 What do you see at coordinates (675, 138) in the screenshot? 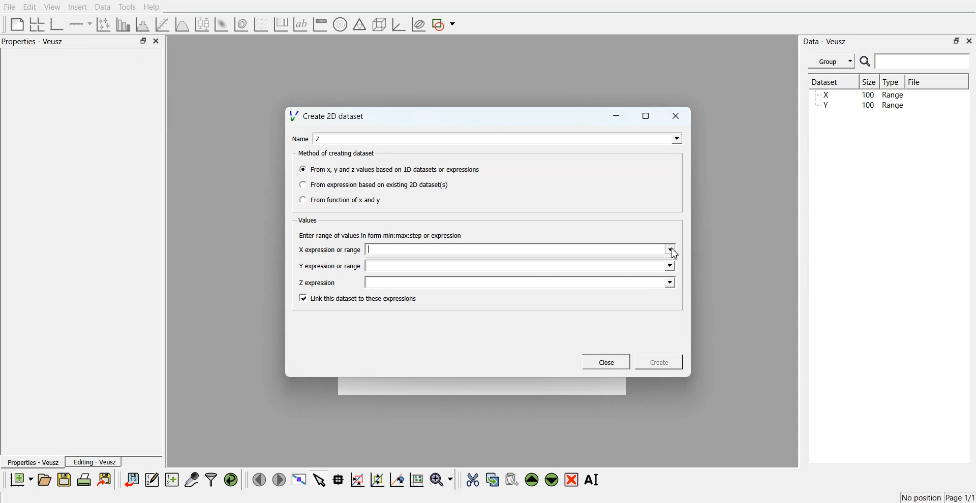
I see `Drop down` at bounding box center [675, 138].